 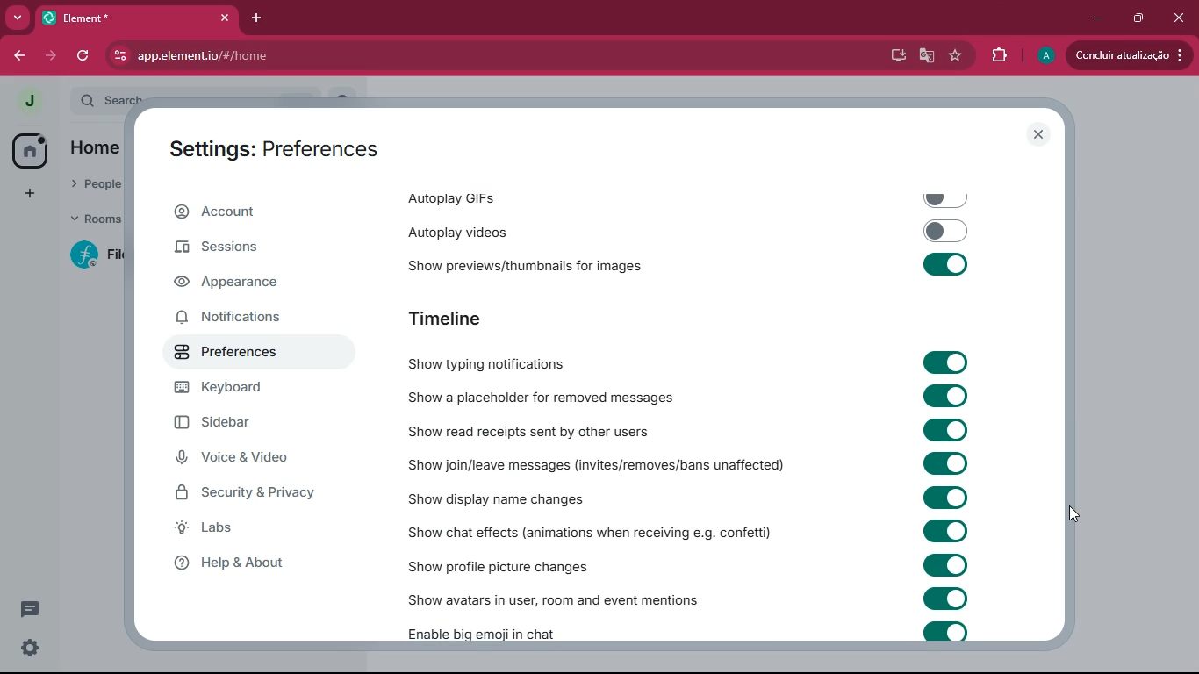 I want to click on autoplay gifs, so click(x=700, y=196).